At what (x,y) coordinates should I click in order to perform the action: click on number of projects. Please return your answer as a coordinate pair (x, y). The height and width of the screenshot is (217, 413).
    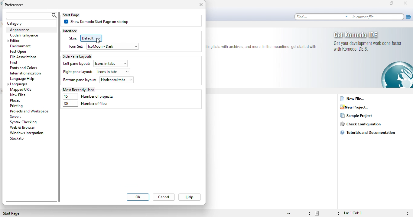
    Looking at the image, I should click on (93, 97).